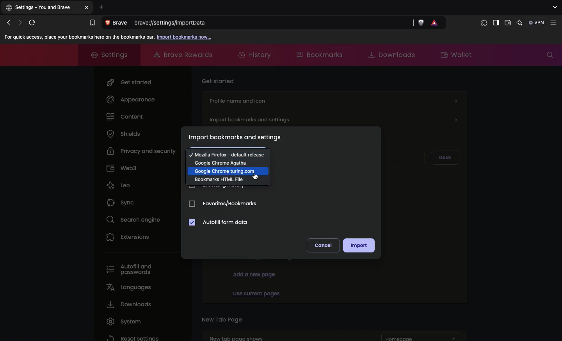  Describe the element at coordinates (333, 99) in the screenshot. I see `Profile name and icon` at that location.